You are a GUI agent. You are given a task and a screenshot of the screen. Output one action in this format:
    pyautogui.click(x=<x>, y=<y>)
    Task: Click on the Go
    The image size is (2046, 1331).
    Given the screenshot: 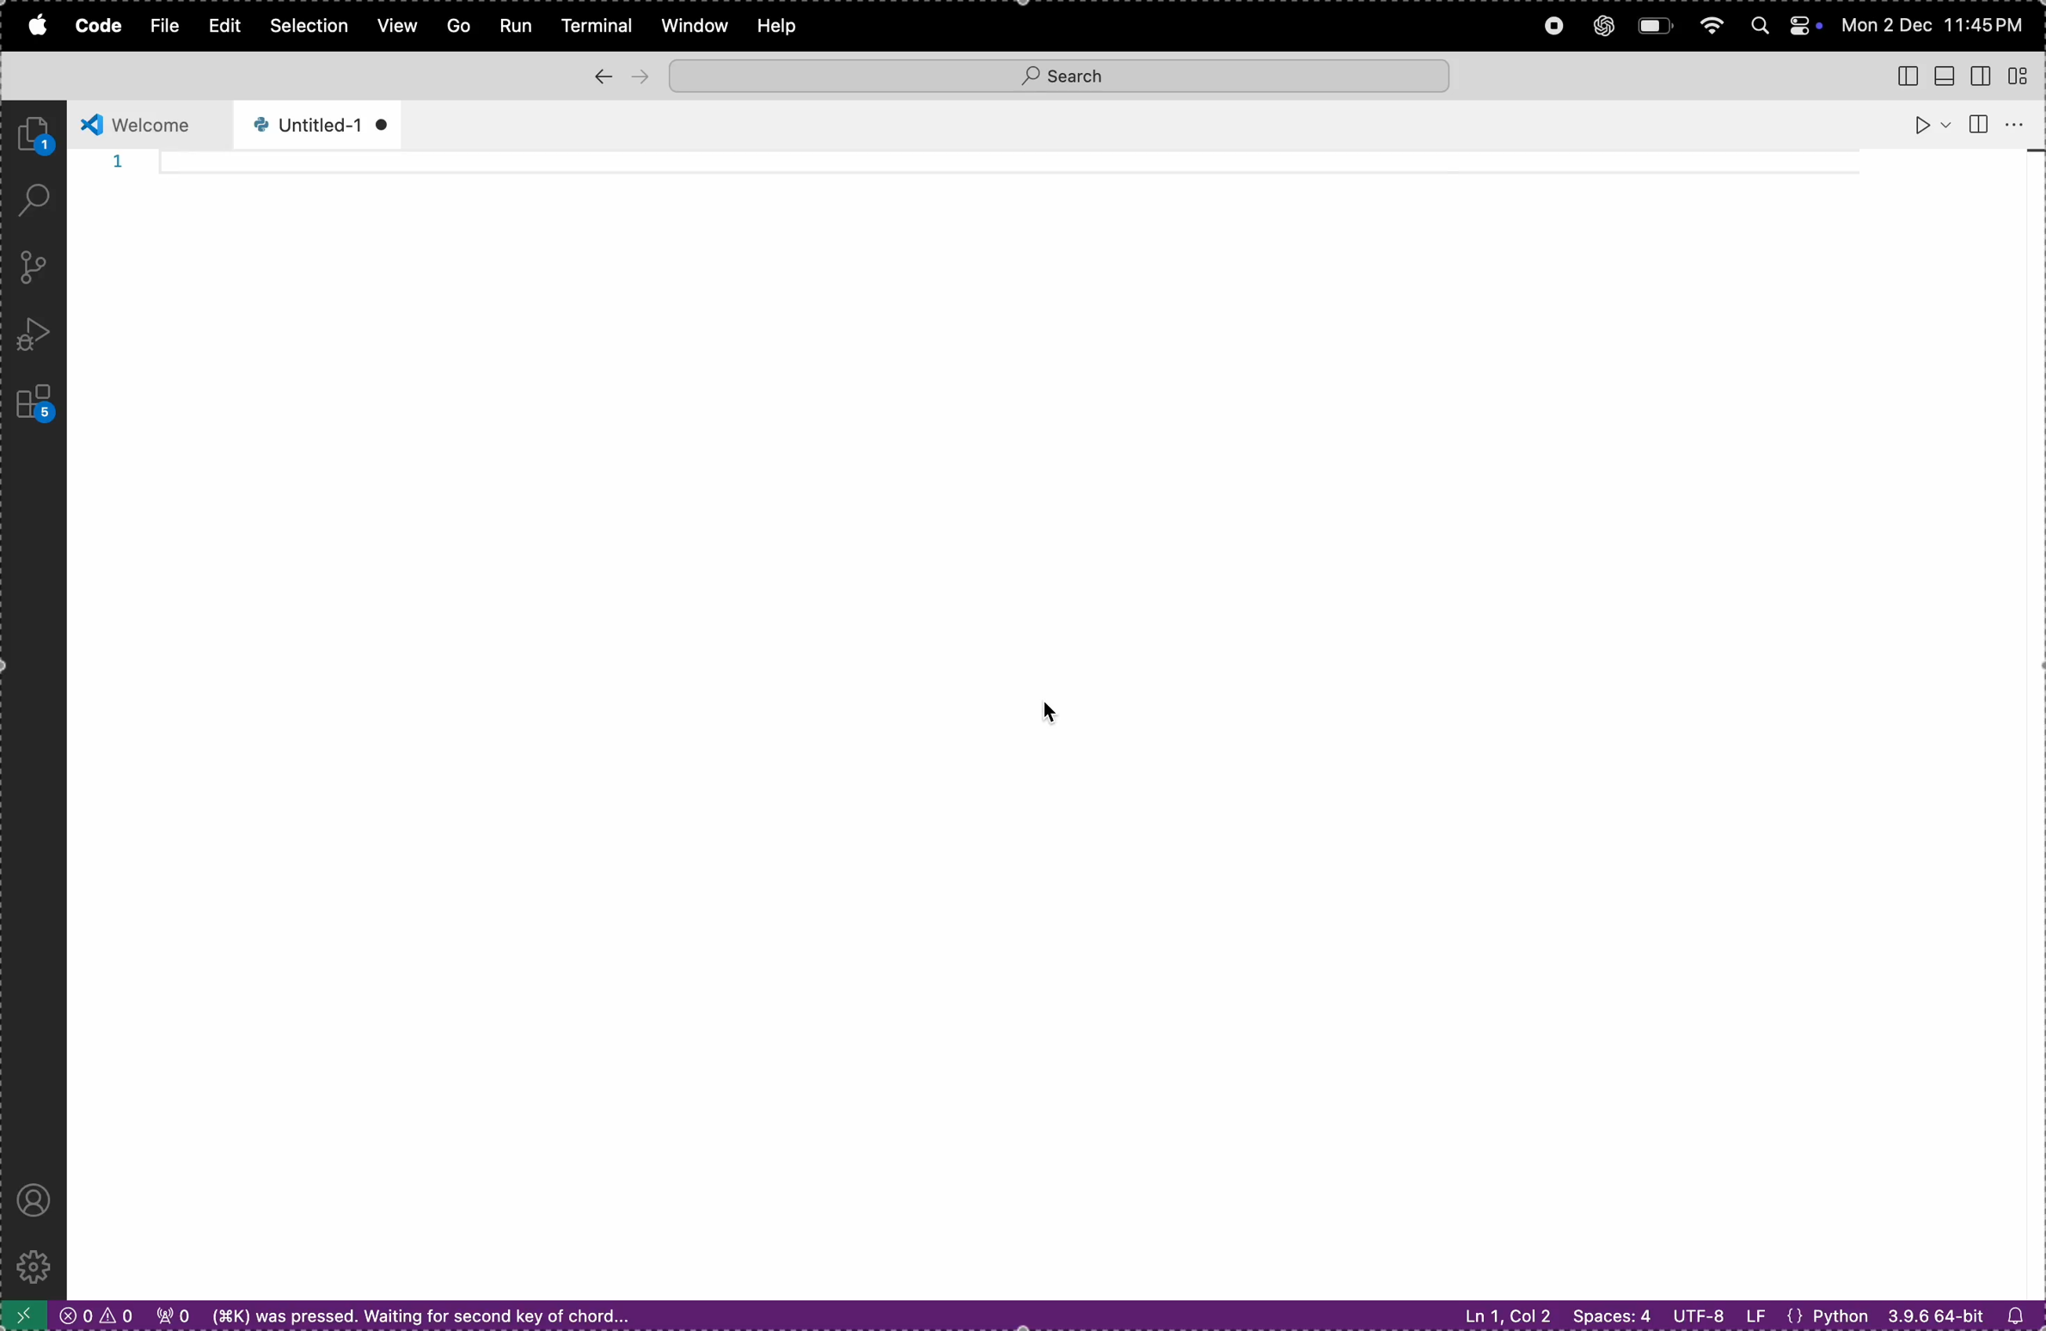 What is the action you would take?
    pyautogui.click(x=455, y=24)
    